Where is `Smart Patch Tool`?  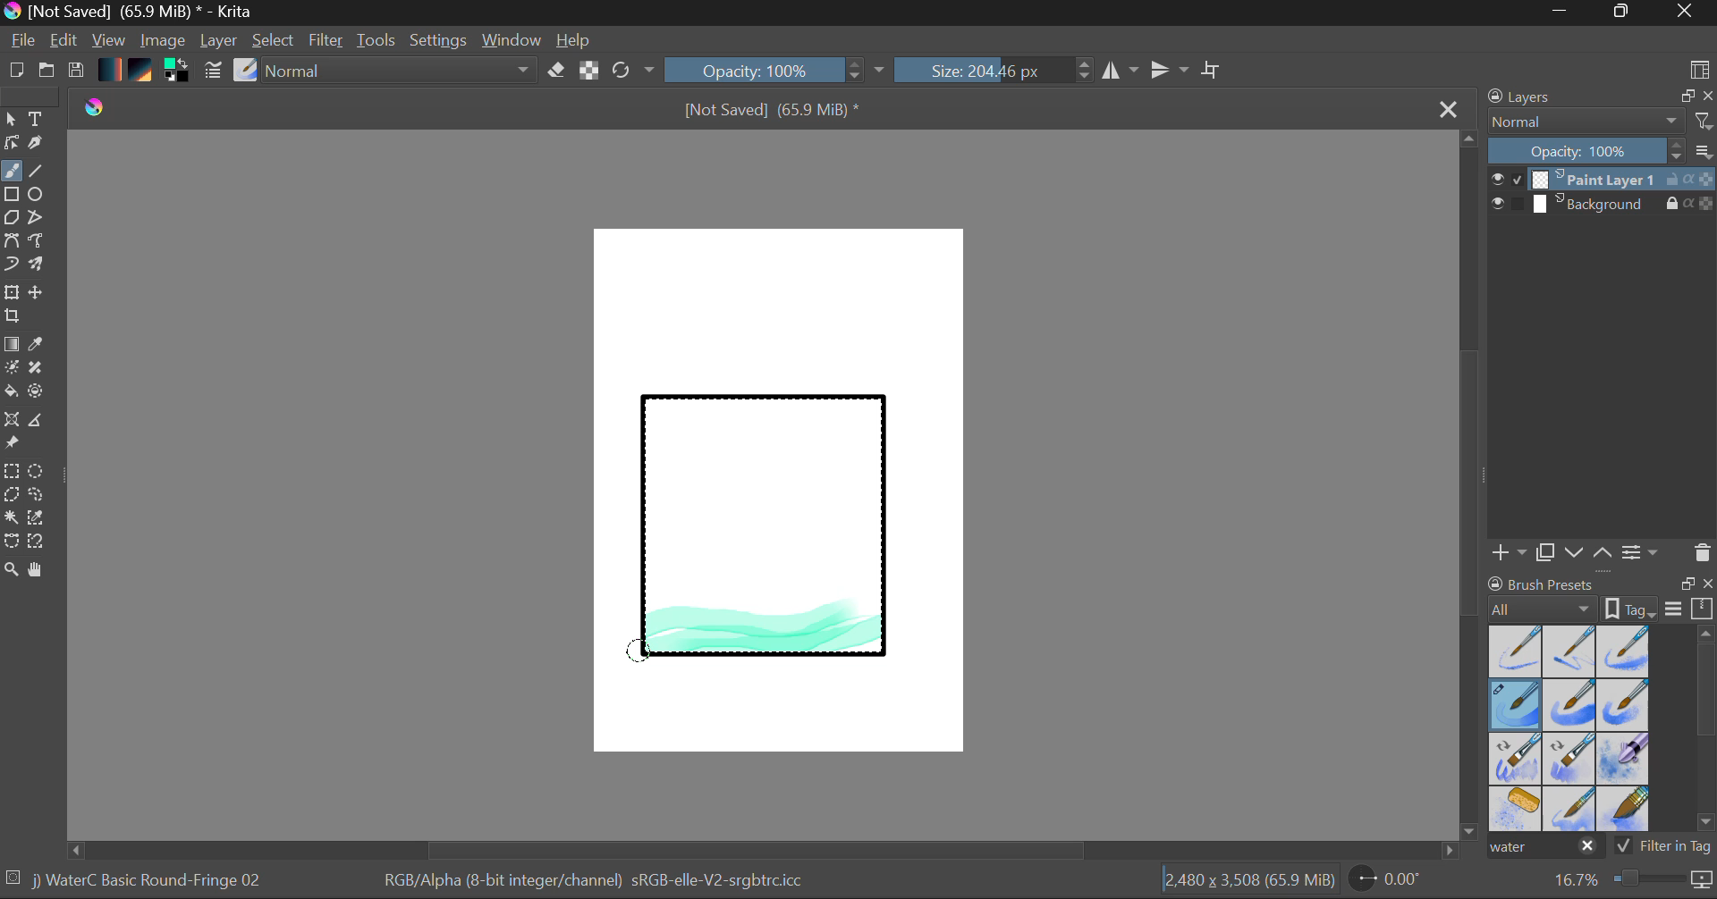 Smart Patch Tool is located at coordinates (42, 371).